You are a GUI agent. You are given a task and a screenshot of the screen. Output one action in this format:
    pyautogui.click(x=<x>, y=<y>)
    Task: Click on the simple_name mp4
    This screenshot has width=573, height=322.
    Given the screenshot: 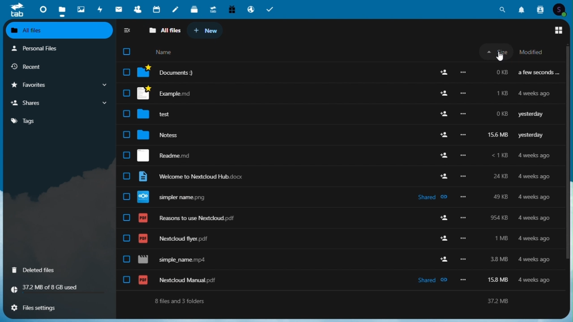 What is the action you would take?
    pyautogui.click(x=338, y=262)
    